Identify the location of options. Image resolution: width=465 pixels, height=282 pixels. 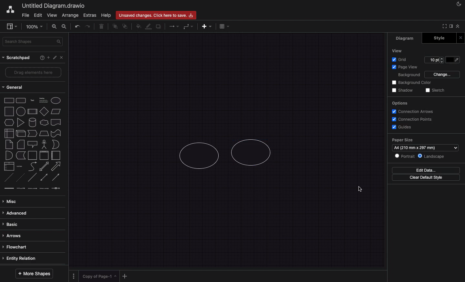
(73, 276).